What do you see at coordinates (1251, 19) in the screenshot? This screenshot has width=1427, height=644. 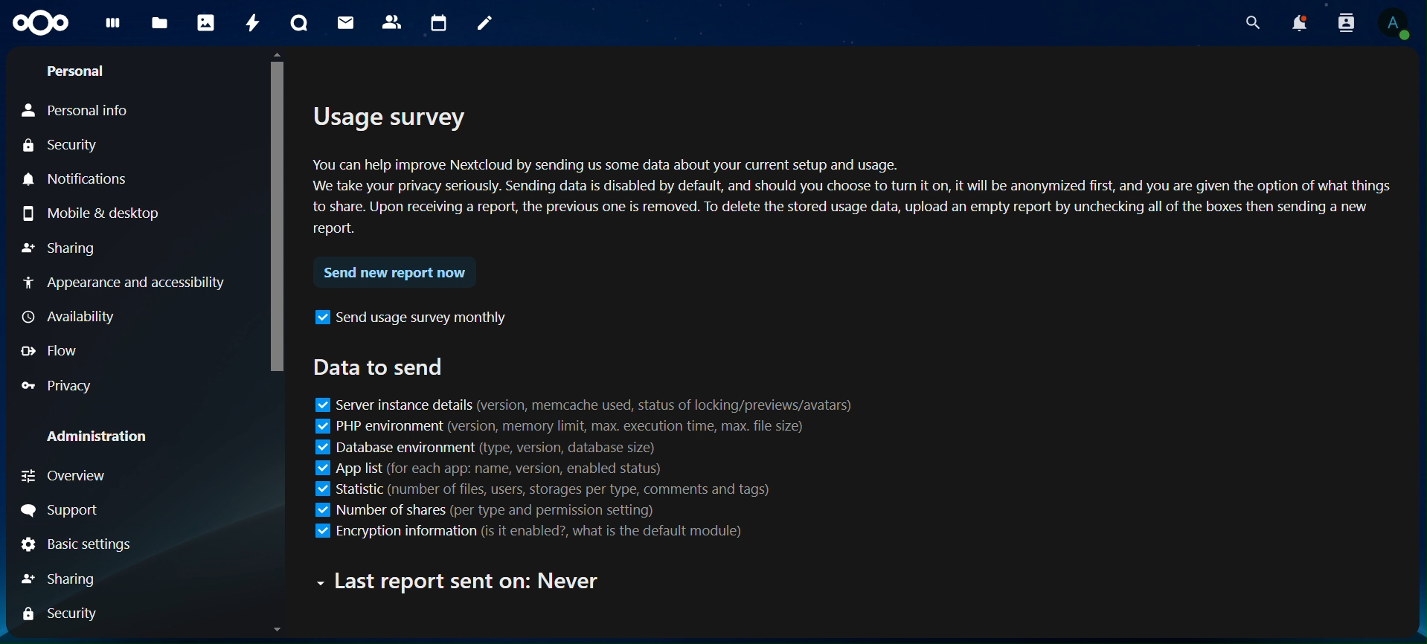 I see `search` at bounding box center [1251, 19].